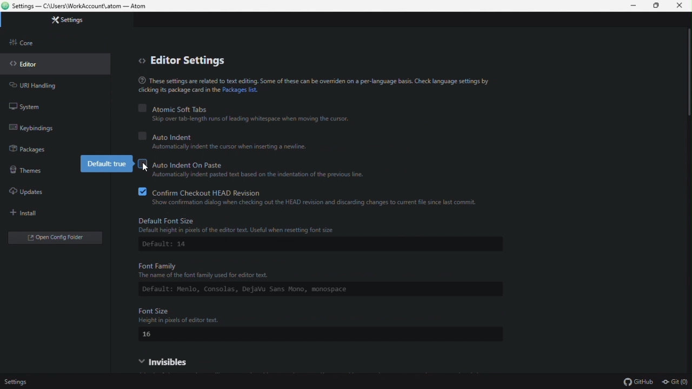 The image size is (692, 389). I want to click on 16, so click(151, 335).